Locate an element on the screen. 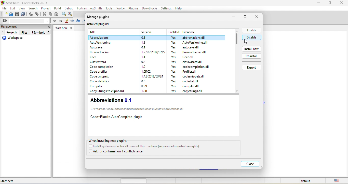 Image resolution: width=348 pixels, height=184 pixels. clear is located at coordinates (25, 21).